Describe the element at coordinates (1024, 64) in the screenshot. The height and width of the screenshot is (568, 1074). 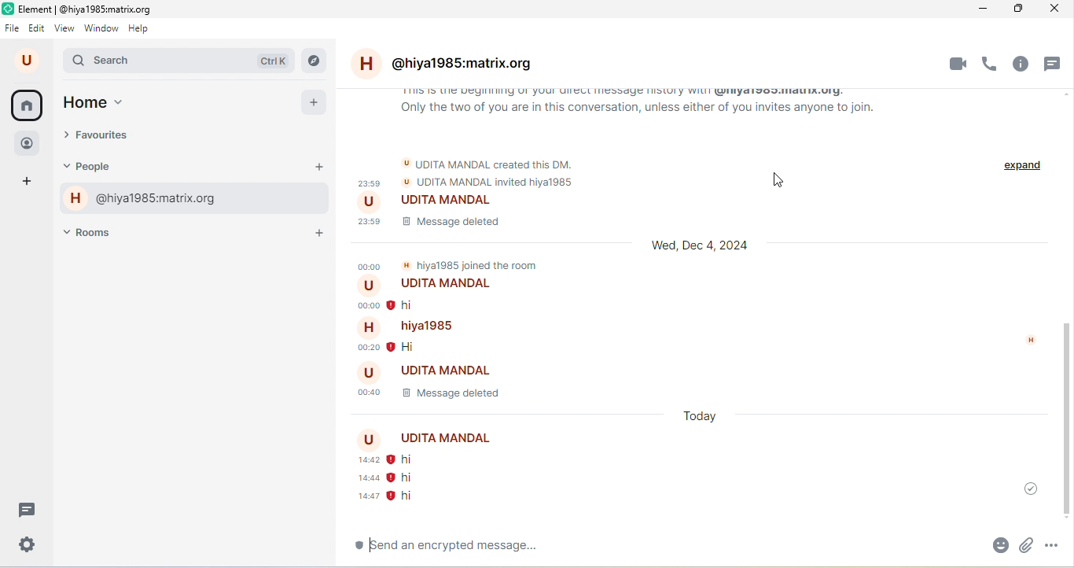
I see `room info` at that location.